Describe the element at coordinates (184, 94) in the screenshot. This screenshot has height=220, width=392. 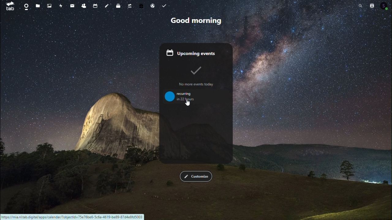
I see `recurring` at that location.